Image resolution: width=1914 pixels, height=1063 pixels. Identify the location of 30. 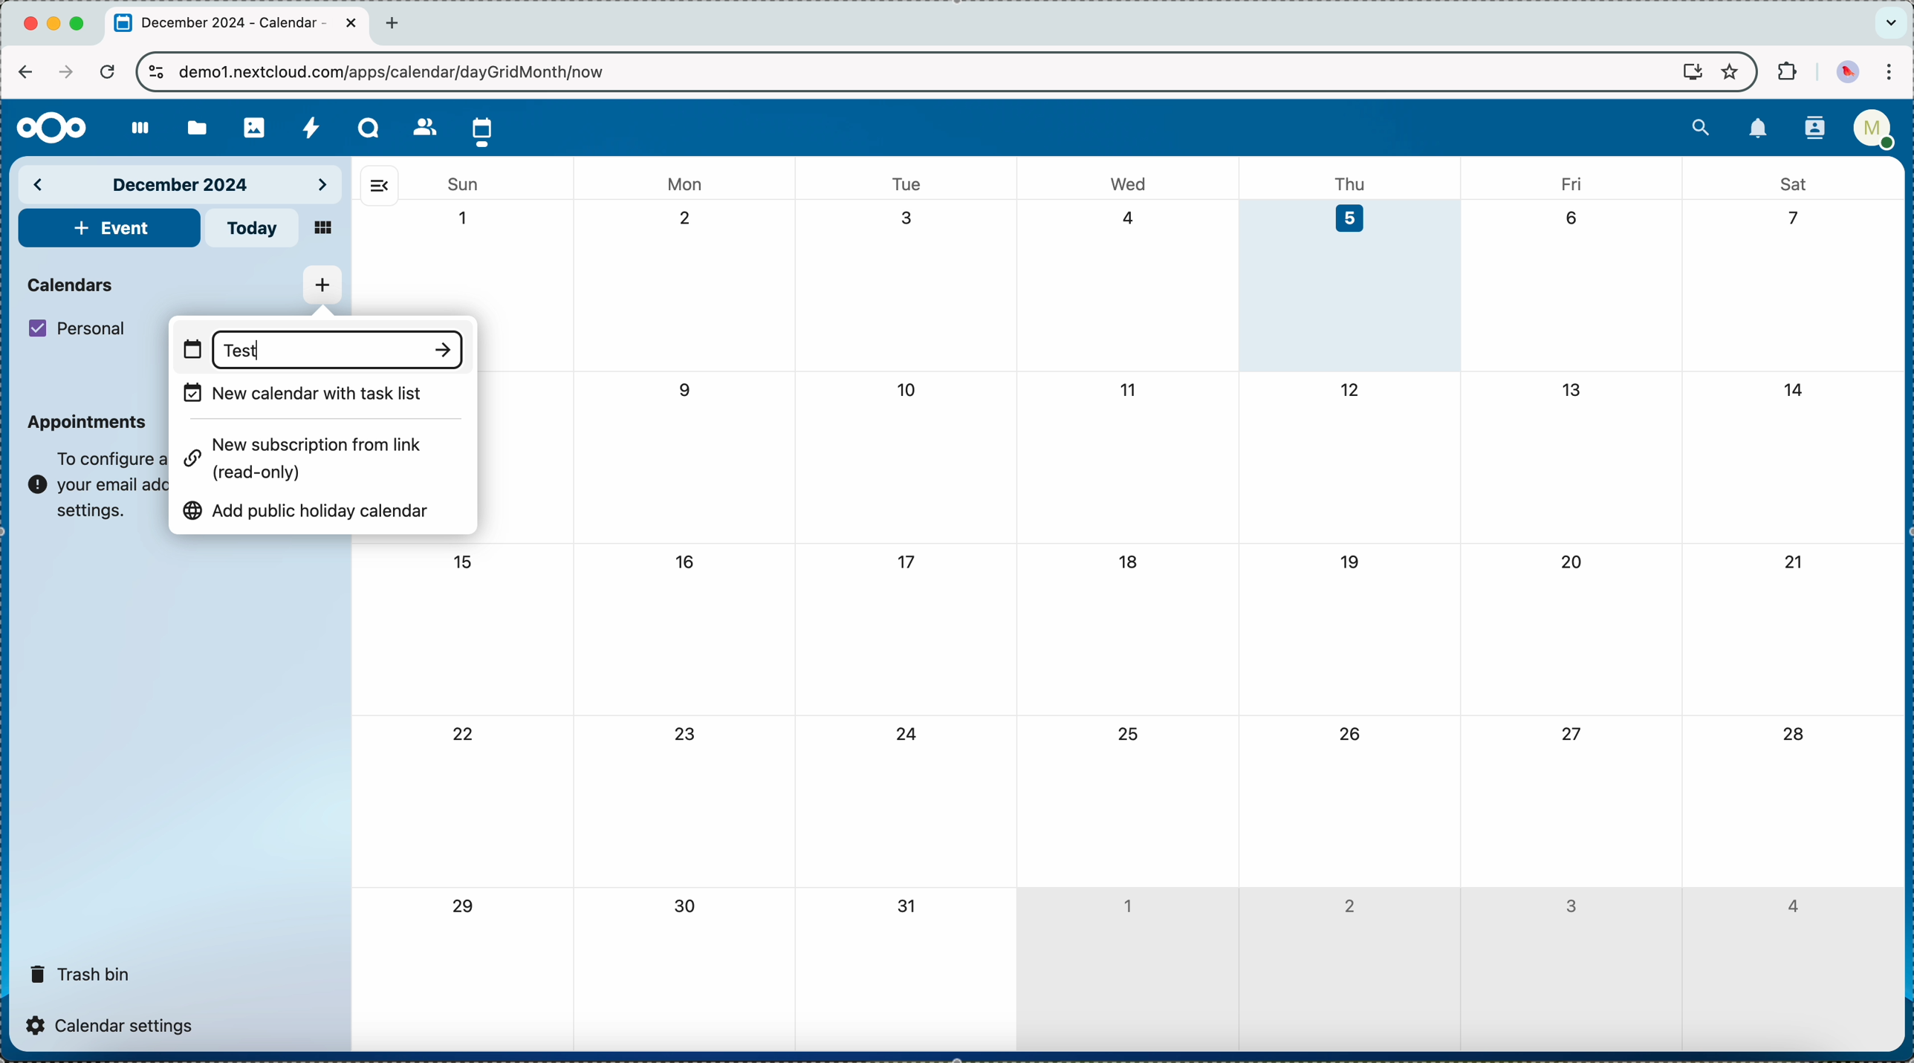
(690, 908).